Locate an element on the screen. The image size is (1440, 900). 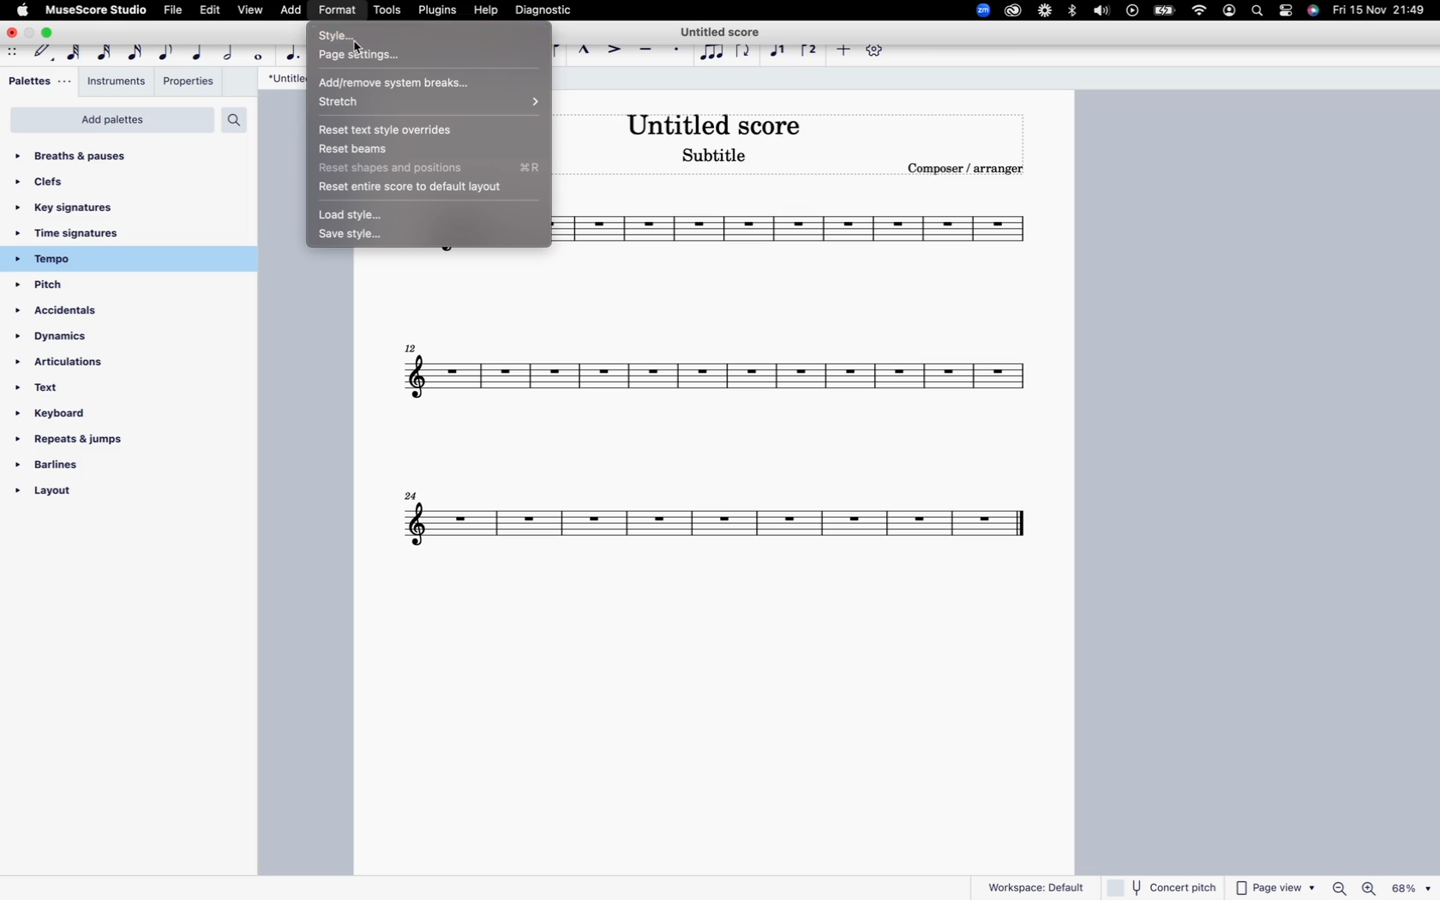
file is located at coordinates (174, 12).